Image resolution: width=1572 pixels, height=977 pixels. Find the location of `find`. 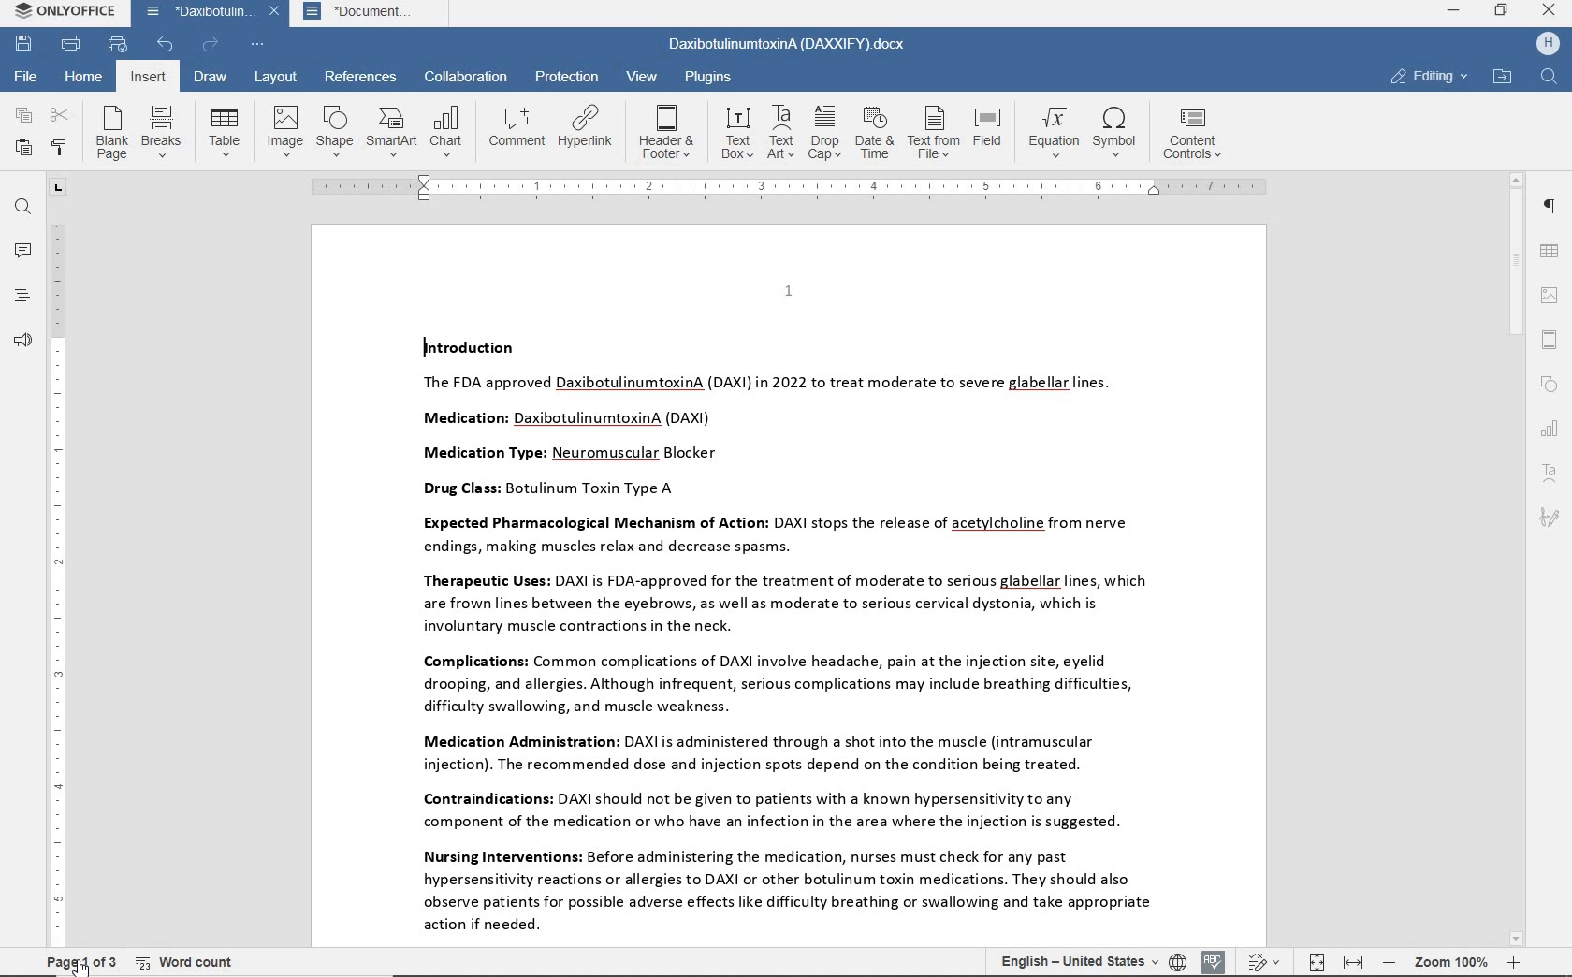

find is located at coordinates (1550, 78).